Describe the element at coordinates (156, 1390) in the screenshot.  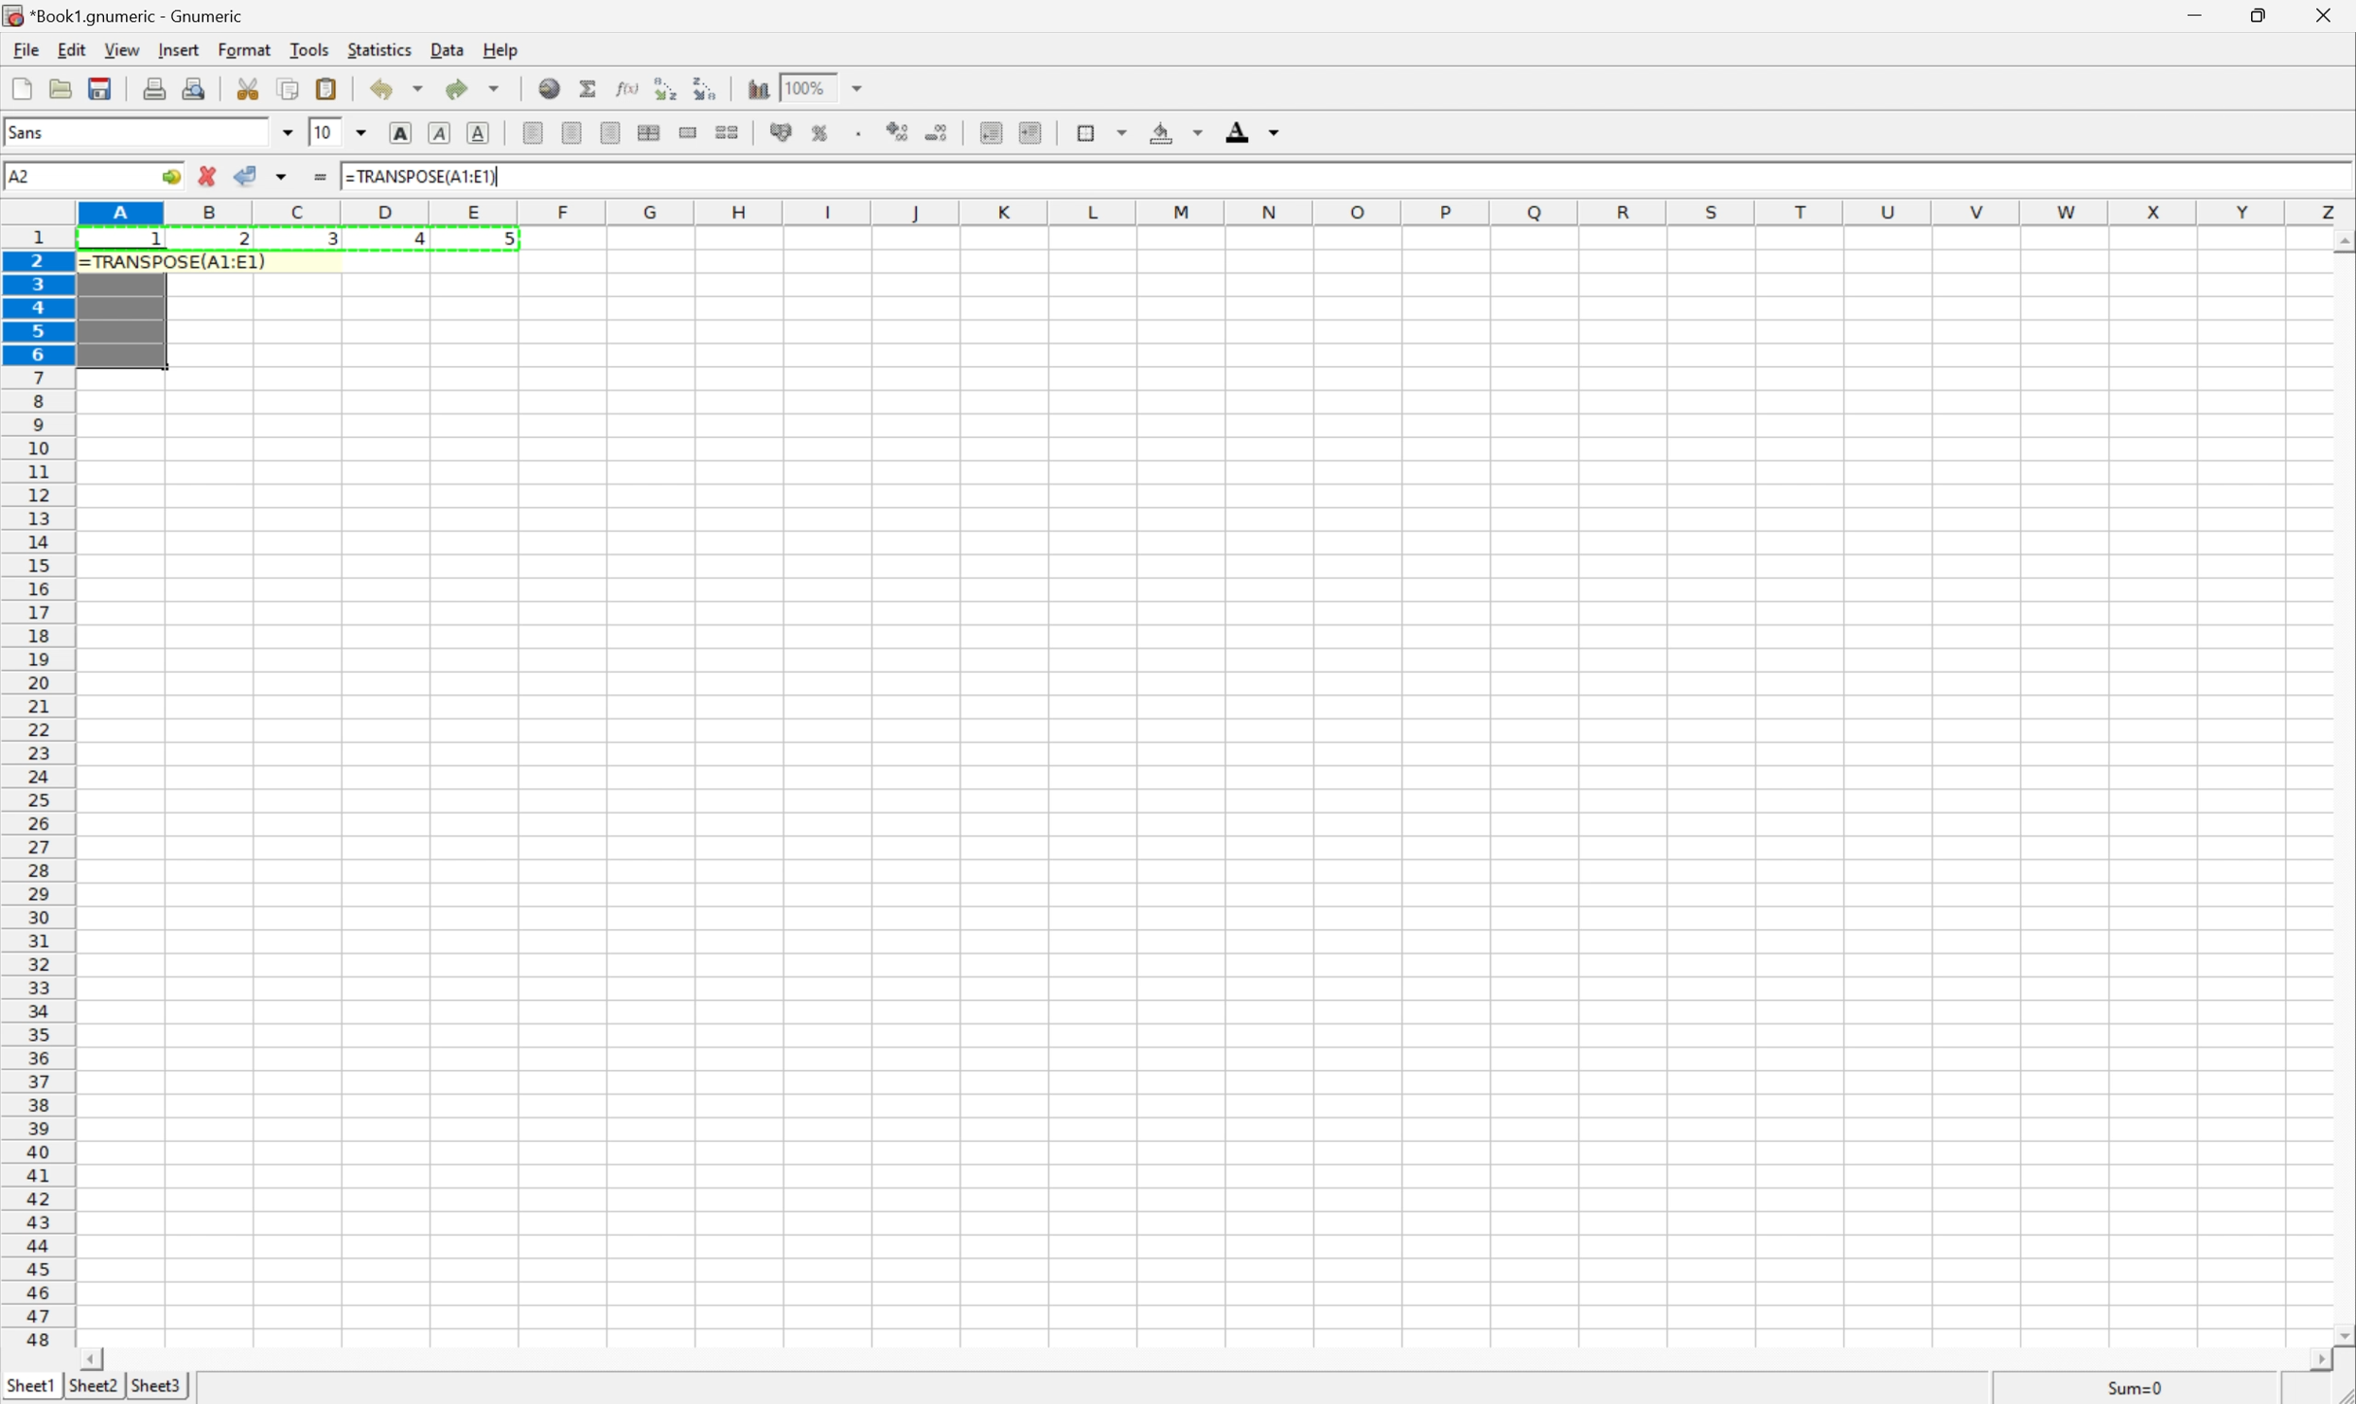
I see `sheet3` at that location.